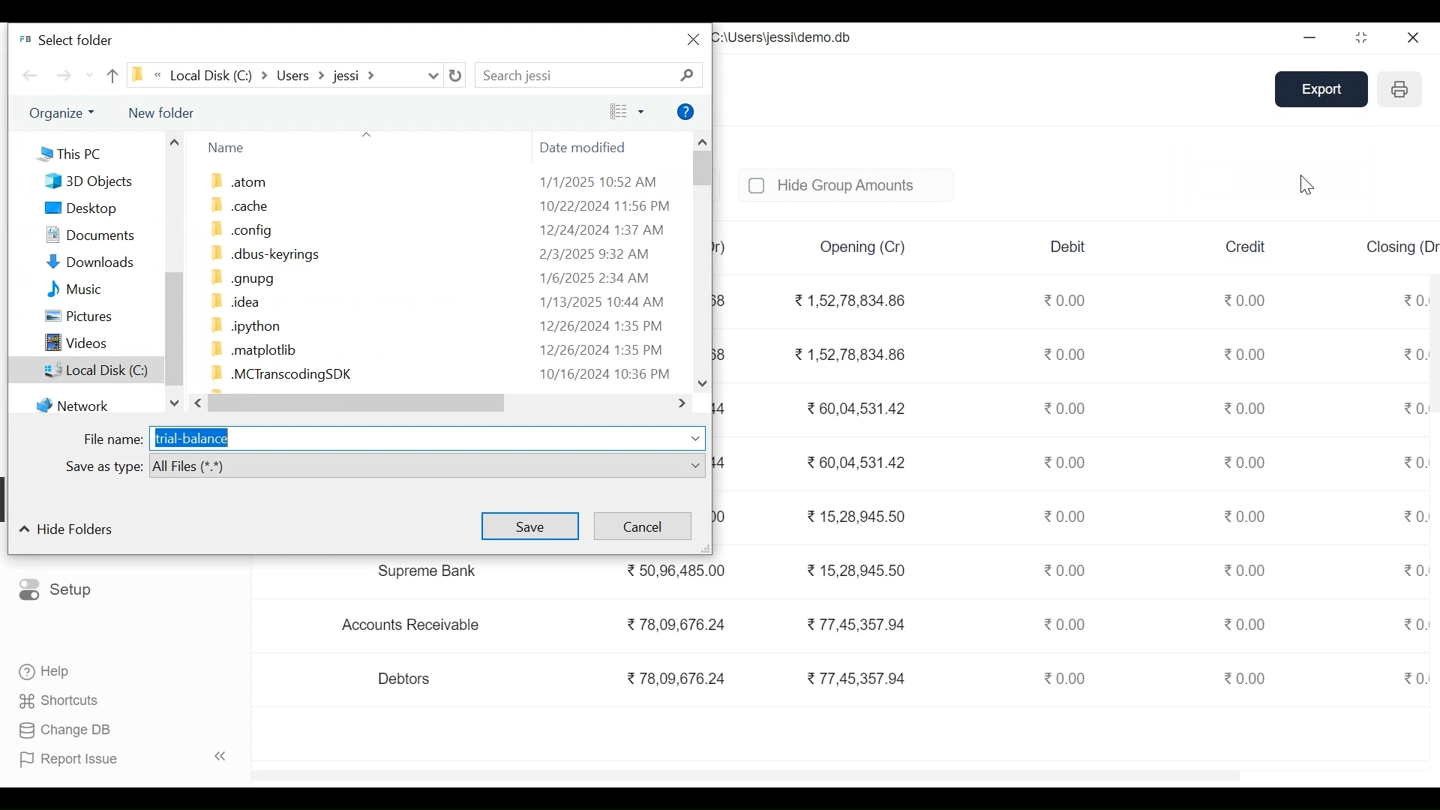 This screenshot has height=810, width=1440. Describe the element at coordinates (173, 329) in the screenshot. I see `Vertical Scroll bar` at that location.